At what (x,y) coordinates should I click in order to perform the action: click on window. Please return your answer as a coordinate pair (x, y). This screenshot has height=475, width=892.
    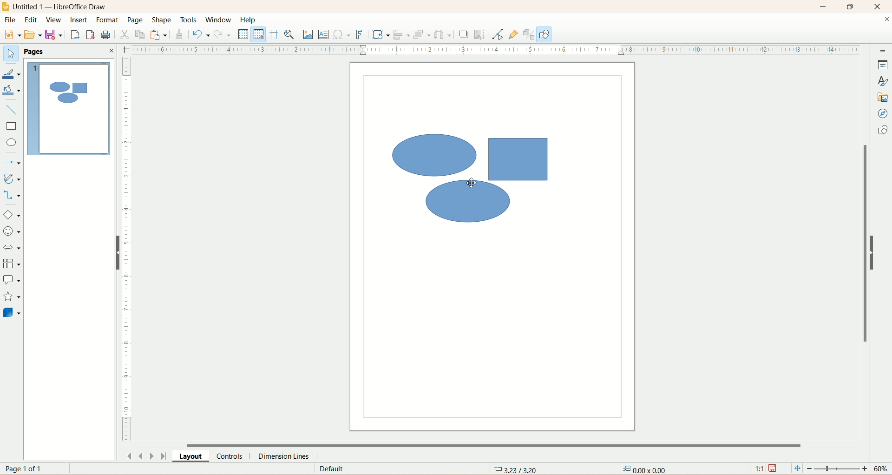
    Looking at the image, I should click on (218, 20).